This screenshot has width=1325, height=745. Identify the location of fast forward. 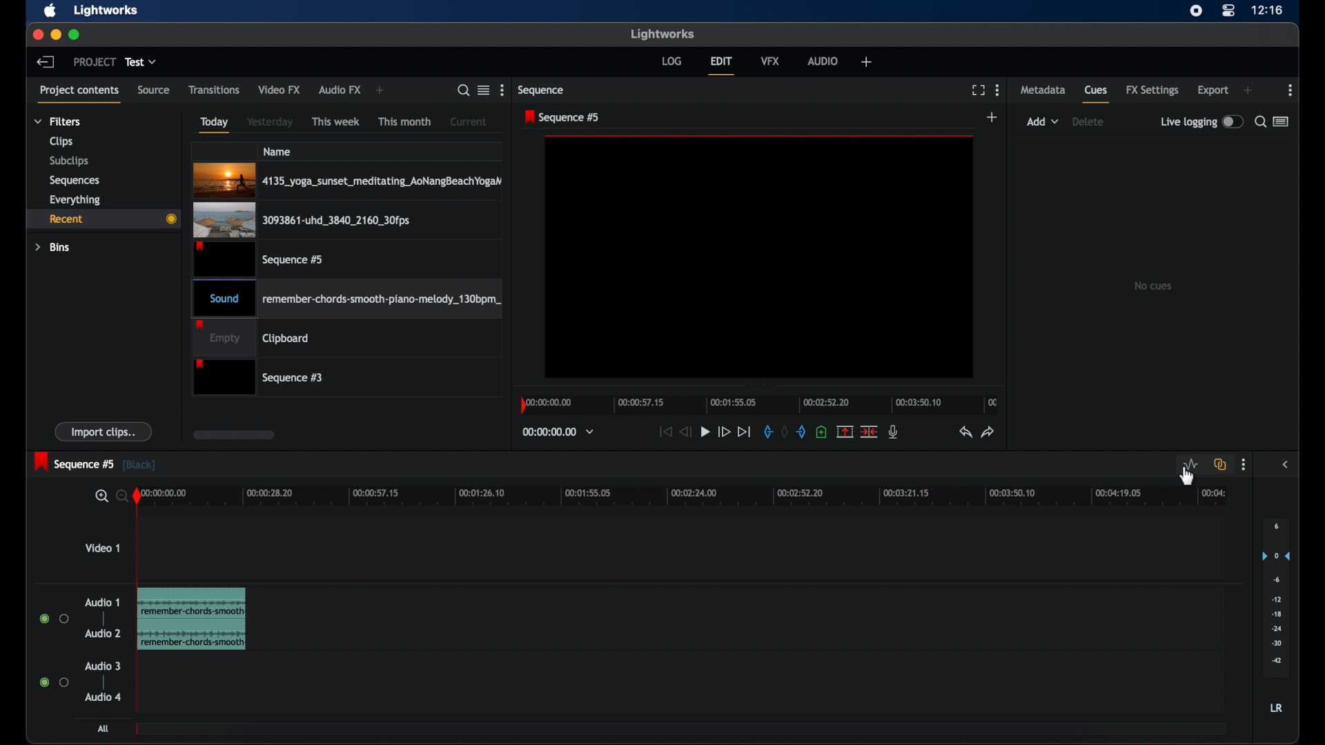
(724, 433).